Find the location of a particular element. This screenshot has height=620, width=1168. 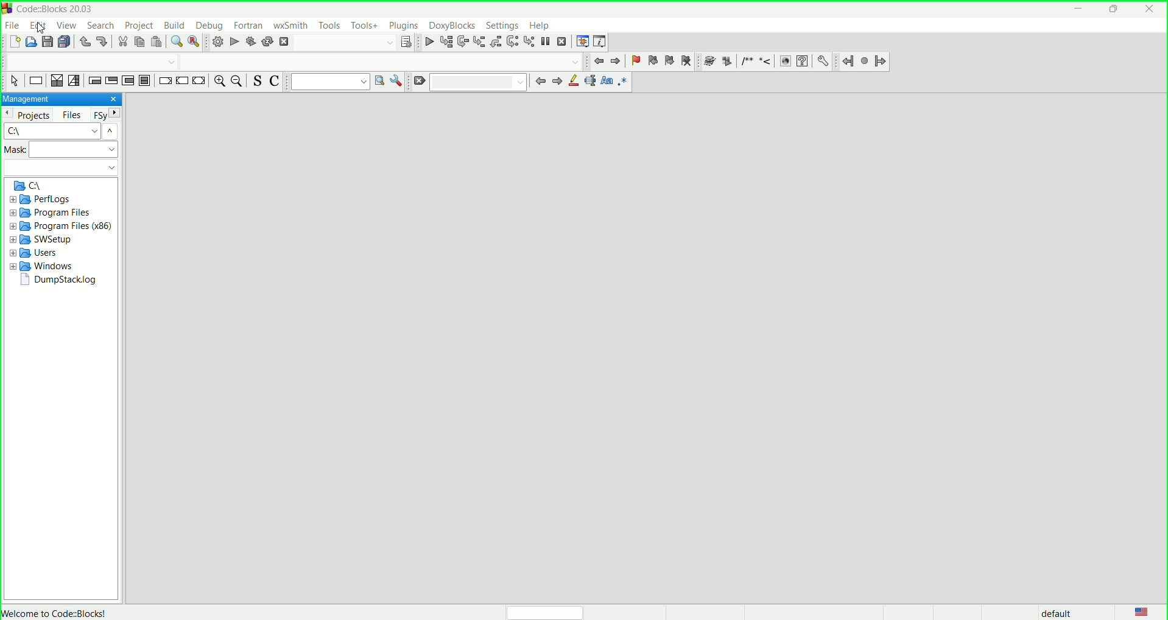

new file is located at coordinates (14, 43).